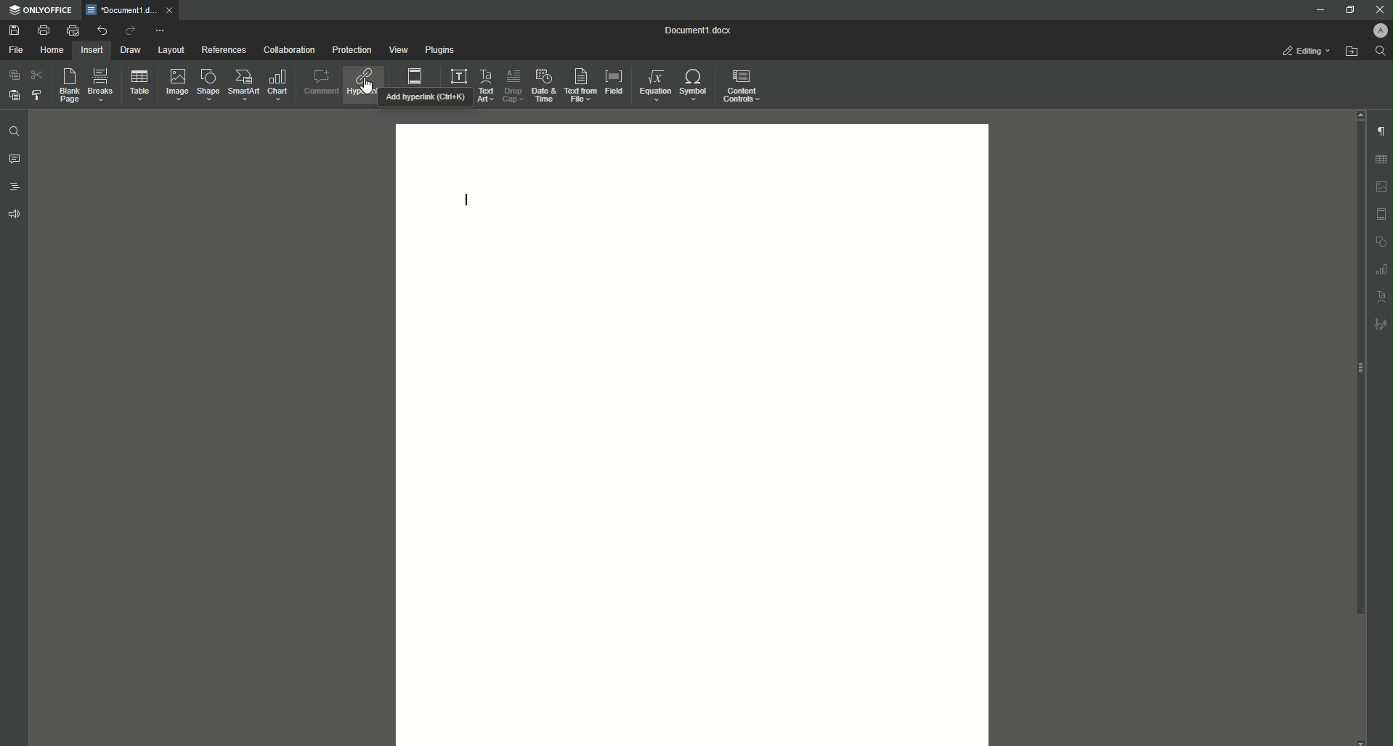  Describe the element at coordinates (1362, 742) in the screenshot. I see `scroll down` at that location.